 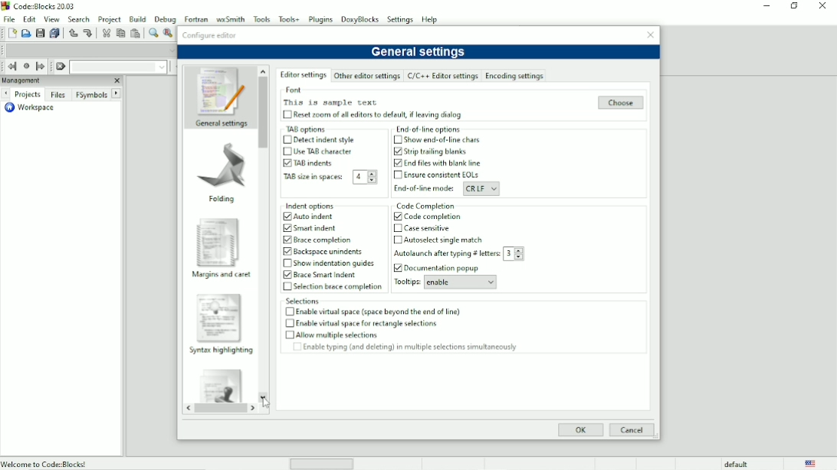 What do you see at coordinates (287, 312) in the screenshot?
I see `` at bounding box center [287, 312].